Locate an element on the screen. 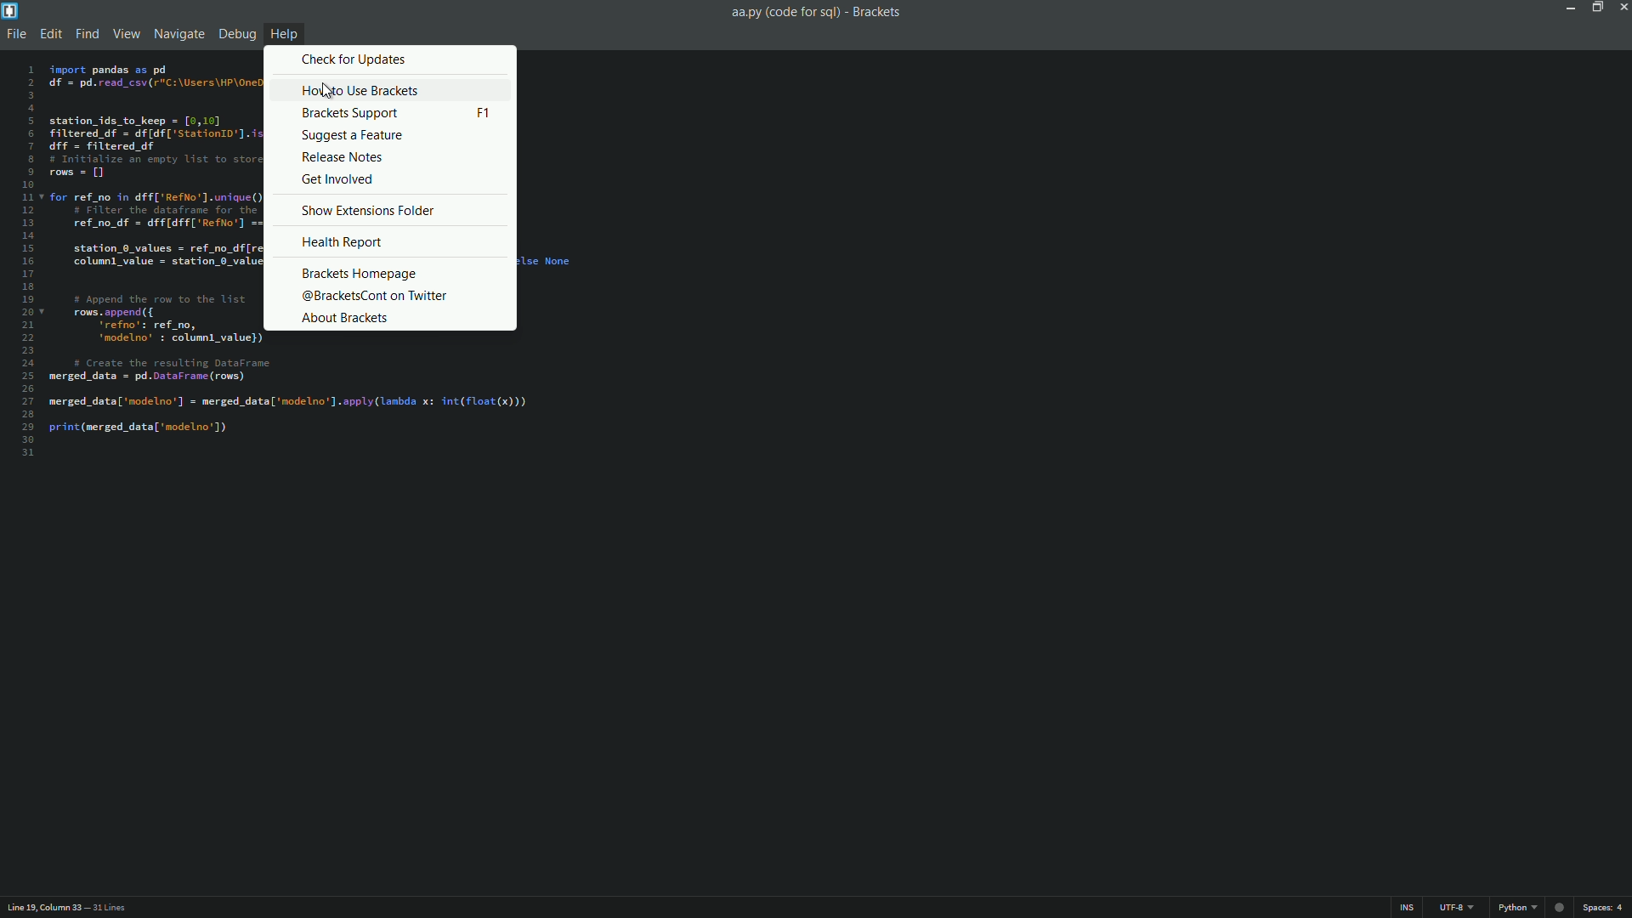  navigate menu is located at coordinates (179, 34).